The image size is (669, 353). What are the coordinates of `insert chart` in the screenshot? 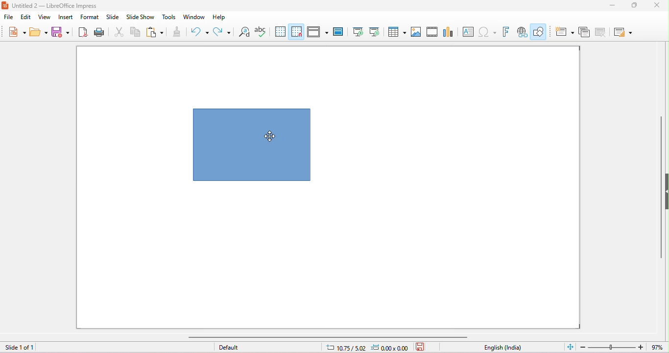 It's located at (448, 31).